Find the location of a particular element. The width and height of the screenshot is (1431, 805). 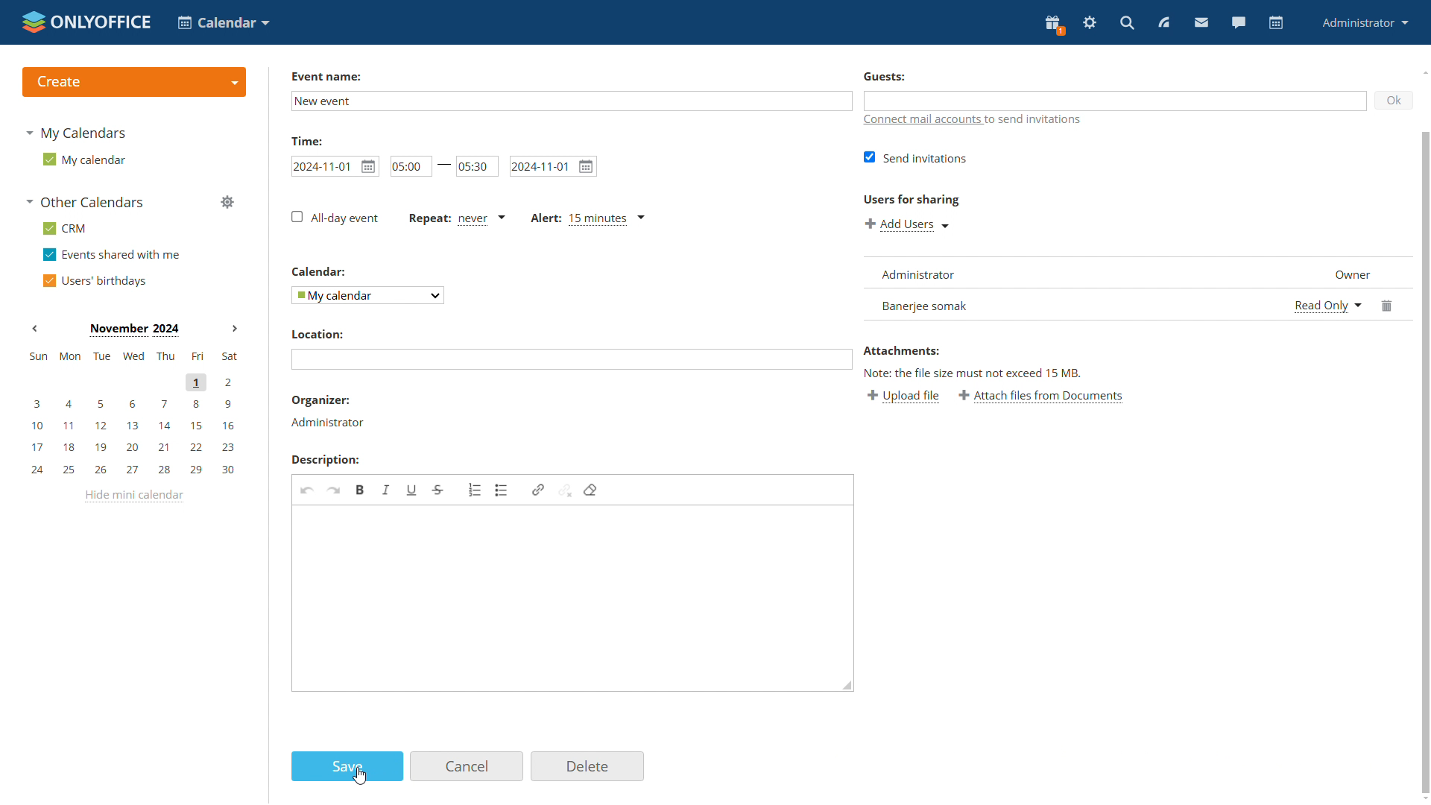

Delete user is located at coordinates (1388, 306).